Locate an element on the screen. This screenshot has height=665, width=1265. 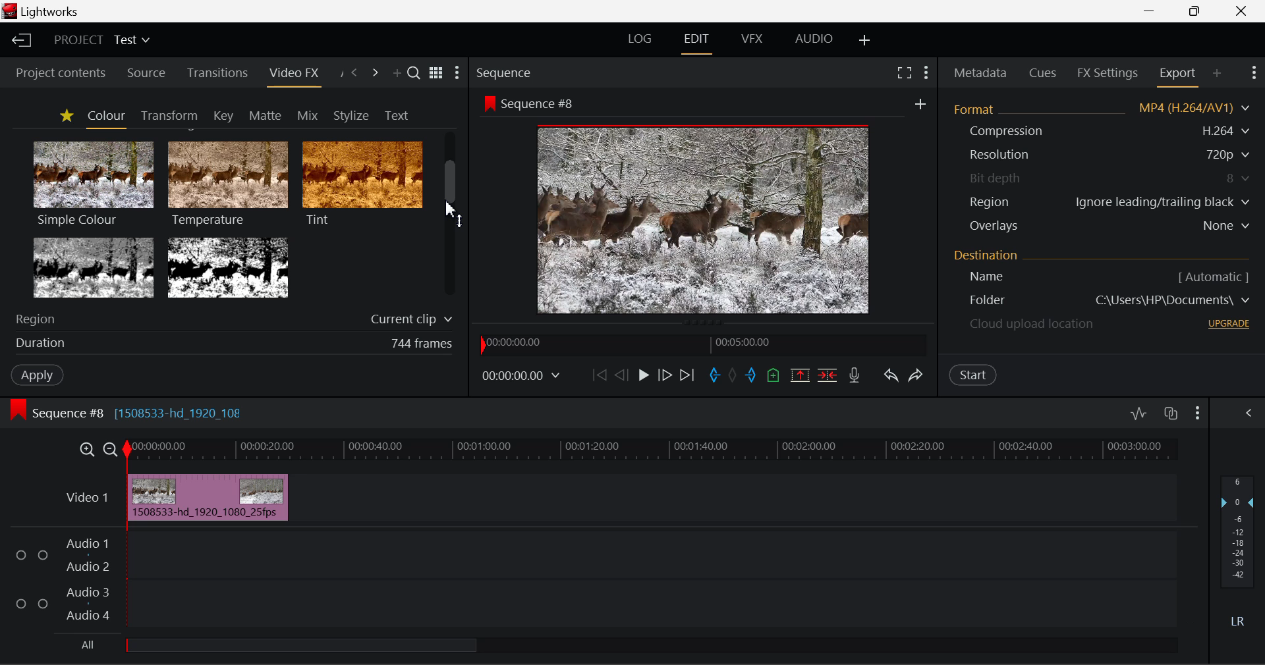
Name [ Automatic ] is located at coordinates (982, 277).